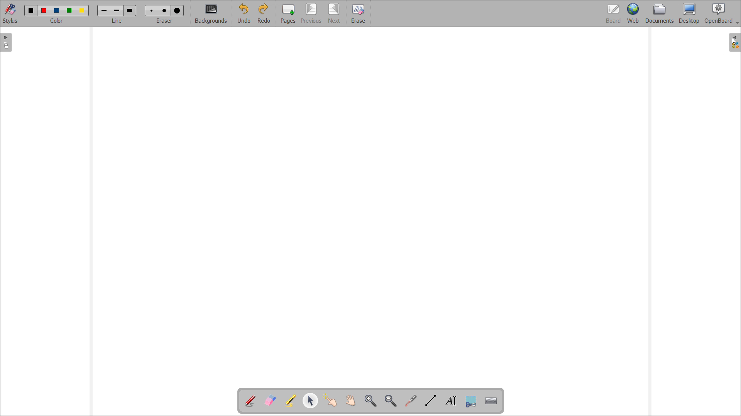  Describe the element at coordinates (451, 401) in the screenshot. I see `write text` at that location.